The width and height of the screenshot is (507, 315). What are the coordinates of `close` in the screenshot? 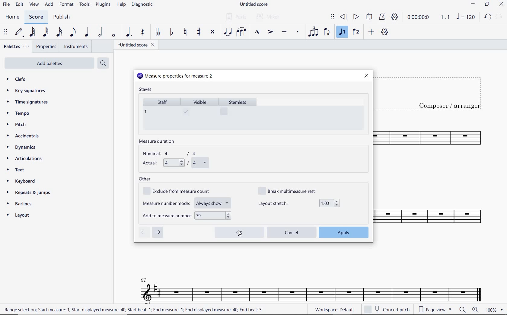 It's located at (366, 76).